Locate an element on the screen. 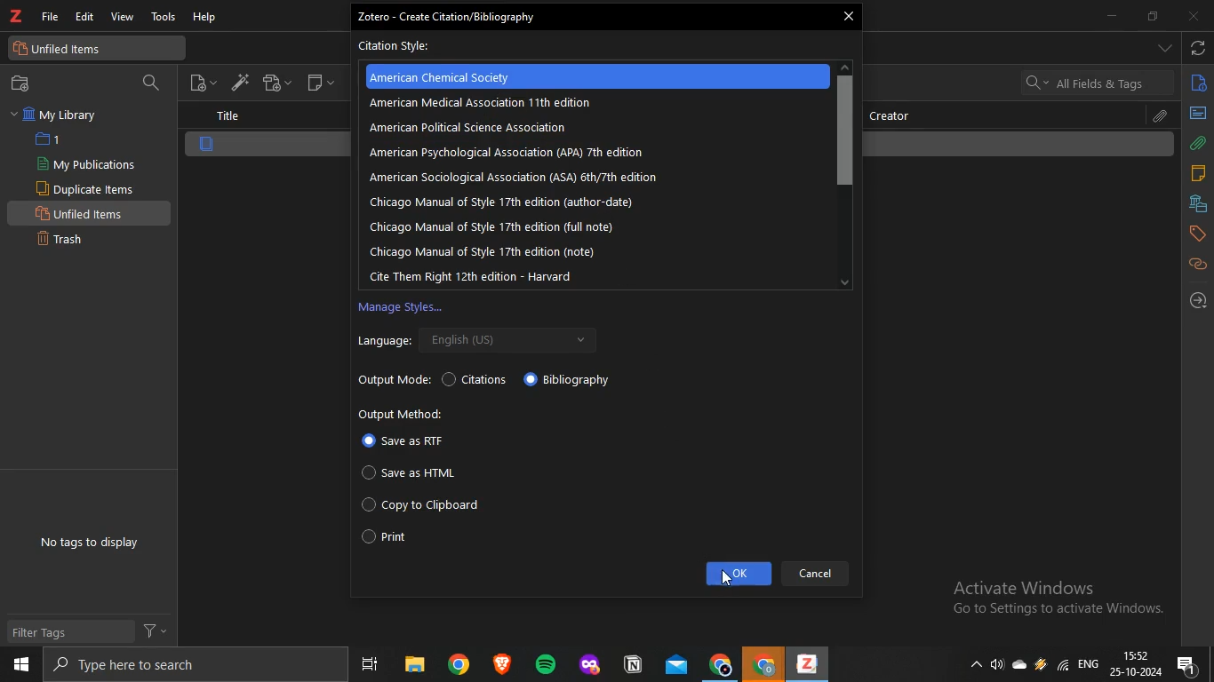 Image resolution: width=1214 pixels, height=682 pixels. Print is located at coordinates (402, 535).